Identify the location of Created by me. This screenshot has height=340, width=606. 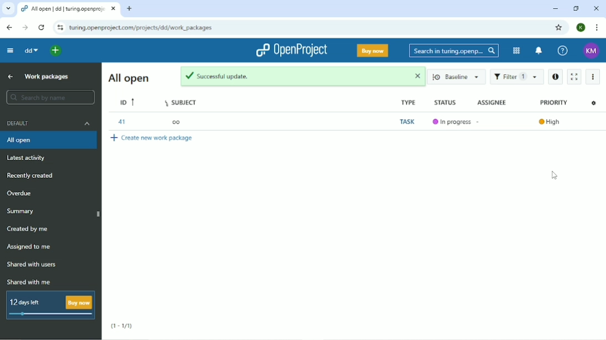
(30, 229).